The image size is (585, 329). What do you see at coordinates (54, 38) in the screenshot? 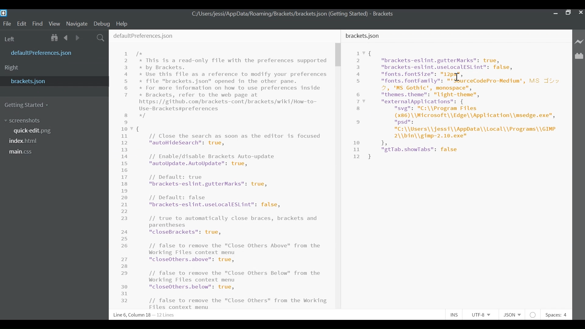
I see `Show in File tree` at bounding box center [54, 38].